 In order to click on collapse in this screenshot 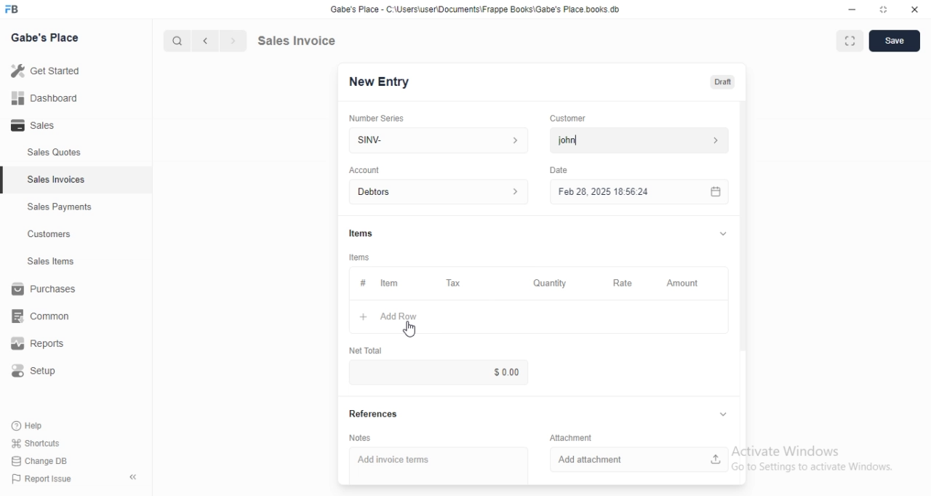, I will do `click(720, 415)`.